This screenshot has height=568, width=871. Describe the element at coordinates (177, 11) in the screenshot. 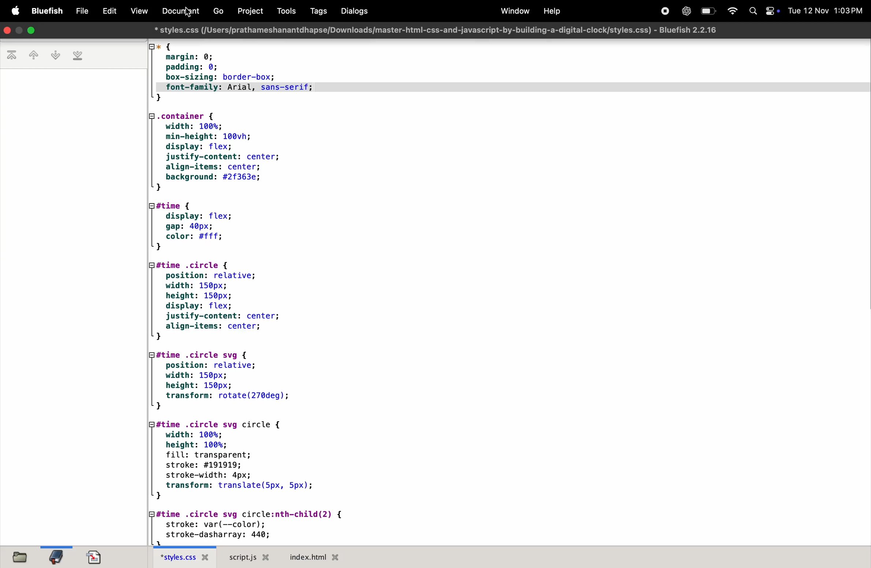

I see `Document` at that location.